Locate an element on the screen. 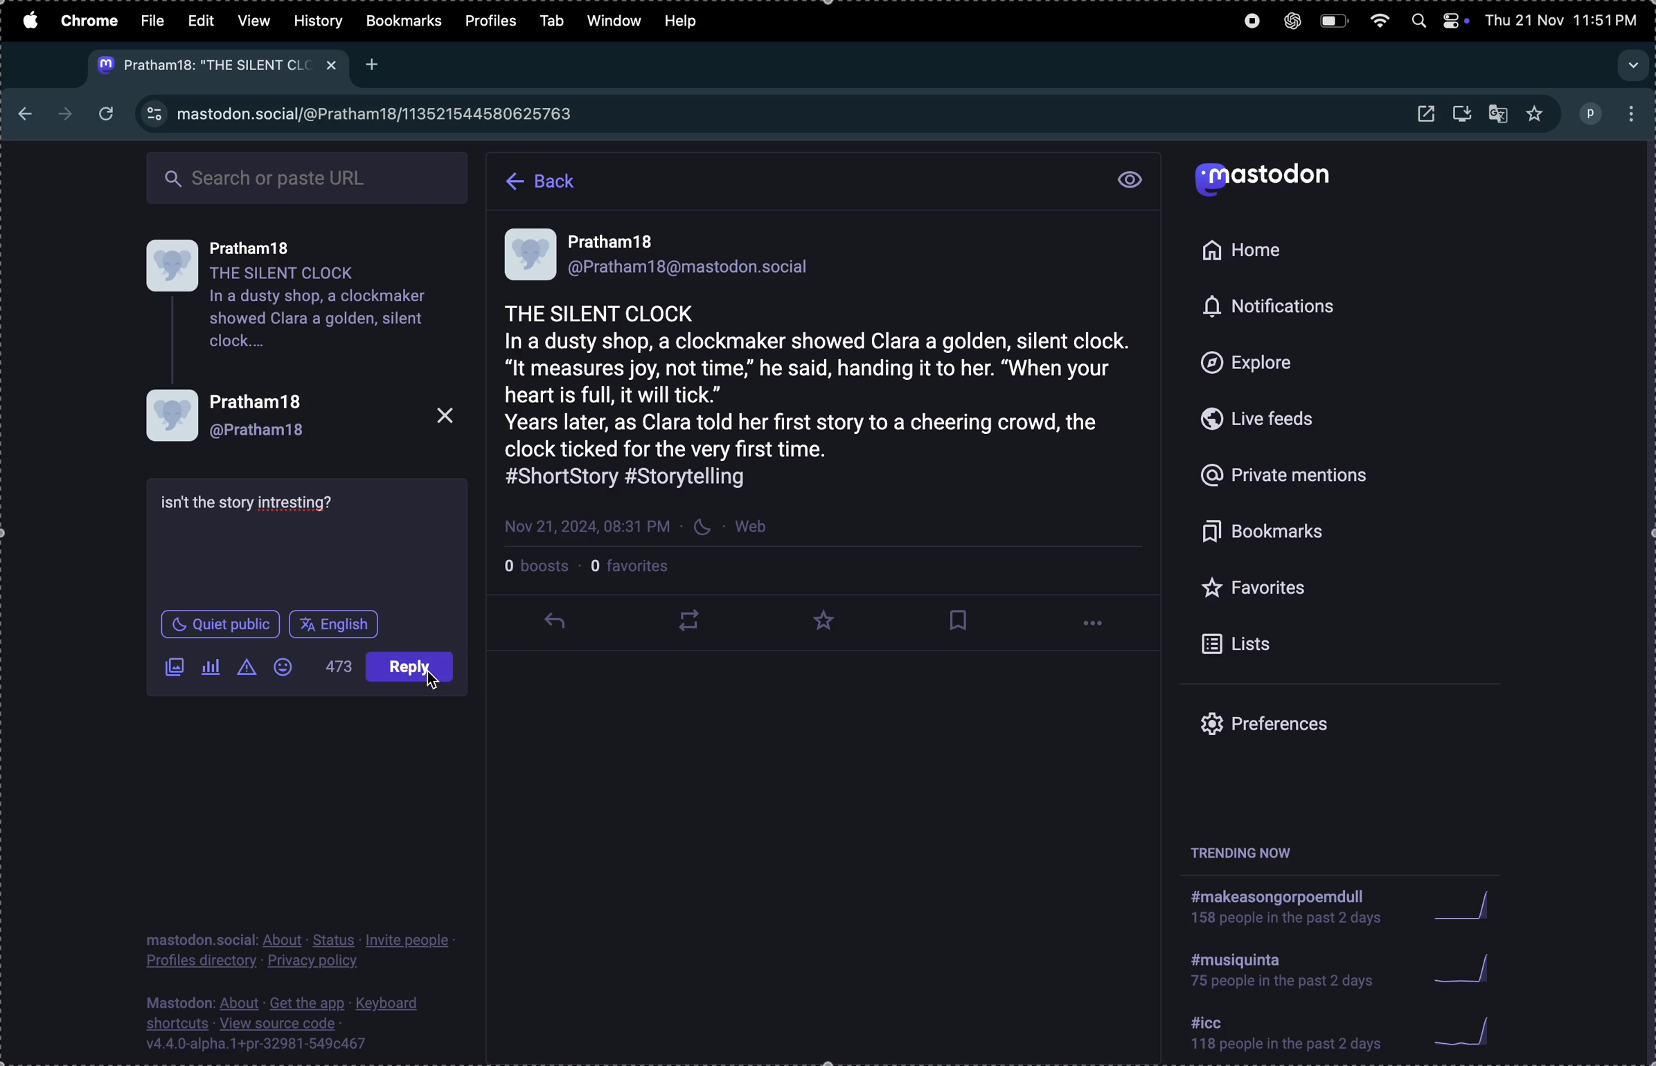 The height and width of the screenshot is (1066, 1656). view is located at coordinates (253, 19).